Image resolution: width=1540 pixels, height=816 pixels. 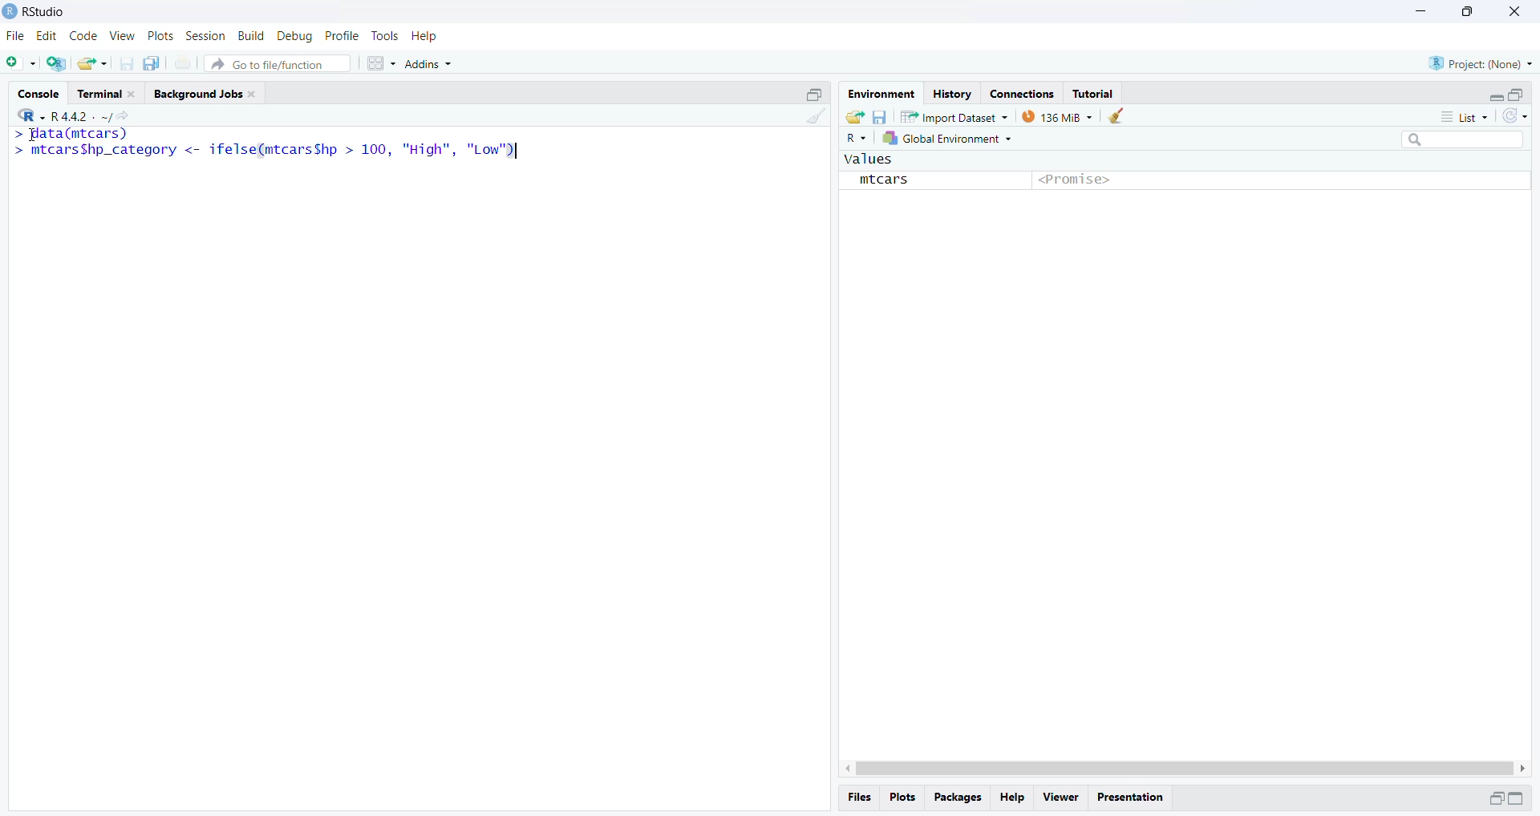 What do you see at coordinates (184, 66) in the screenshot?
I see `Print the current file` at bounding box center [184, 66].